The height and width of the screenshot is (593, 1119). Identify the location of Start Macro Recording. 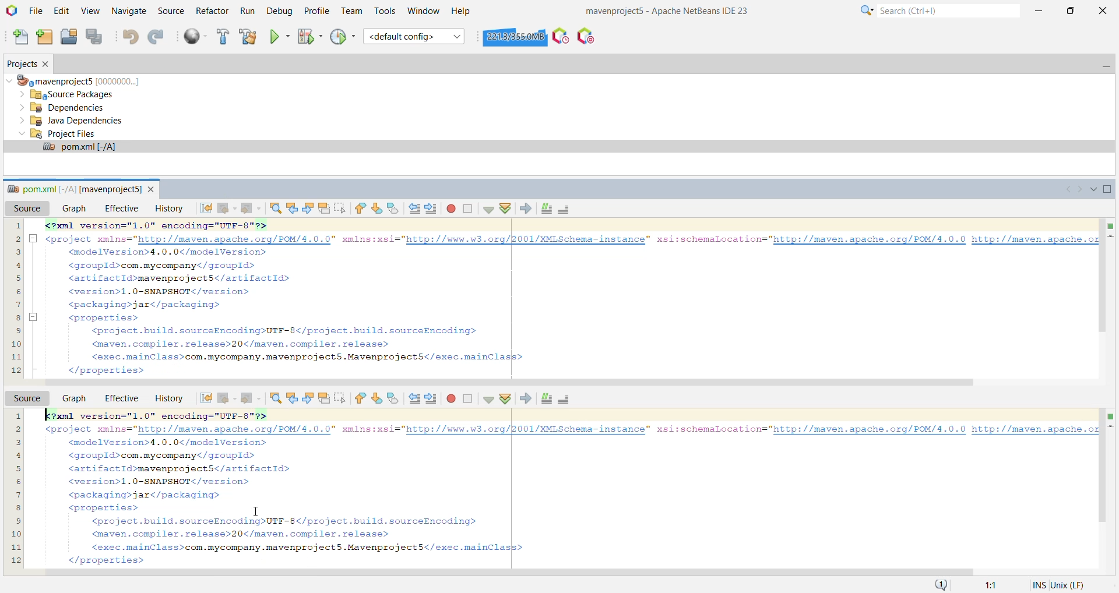
(451, 398).